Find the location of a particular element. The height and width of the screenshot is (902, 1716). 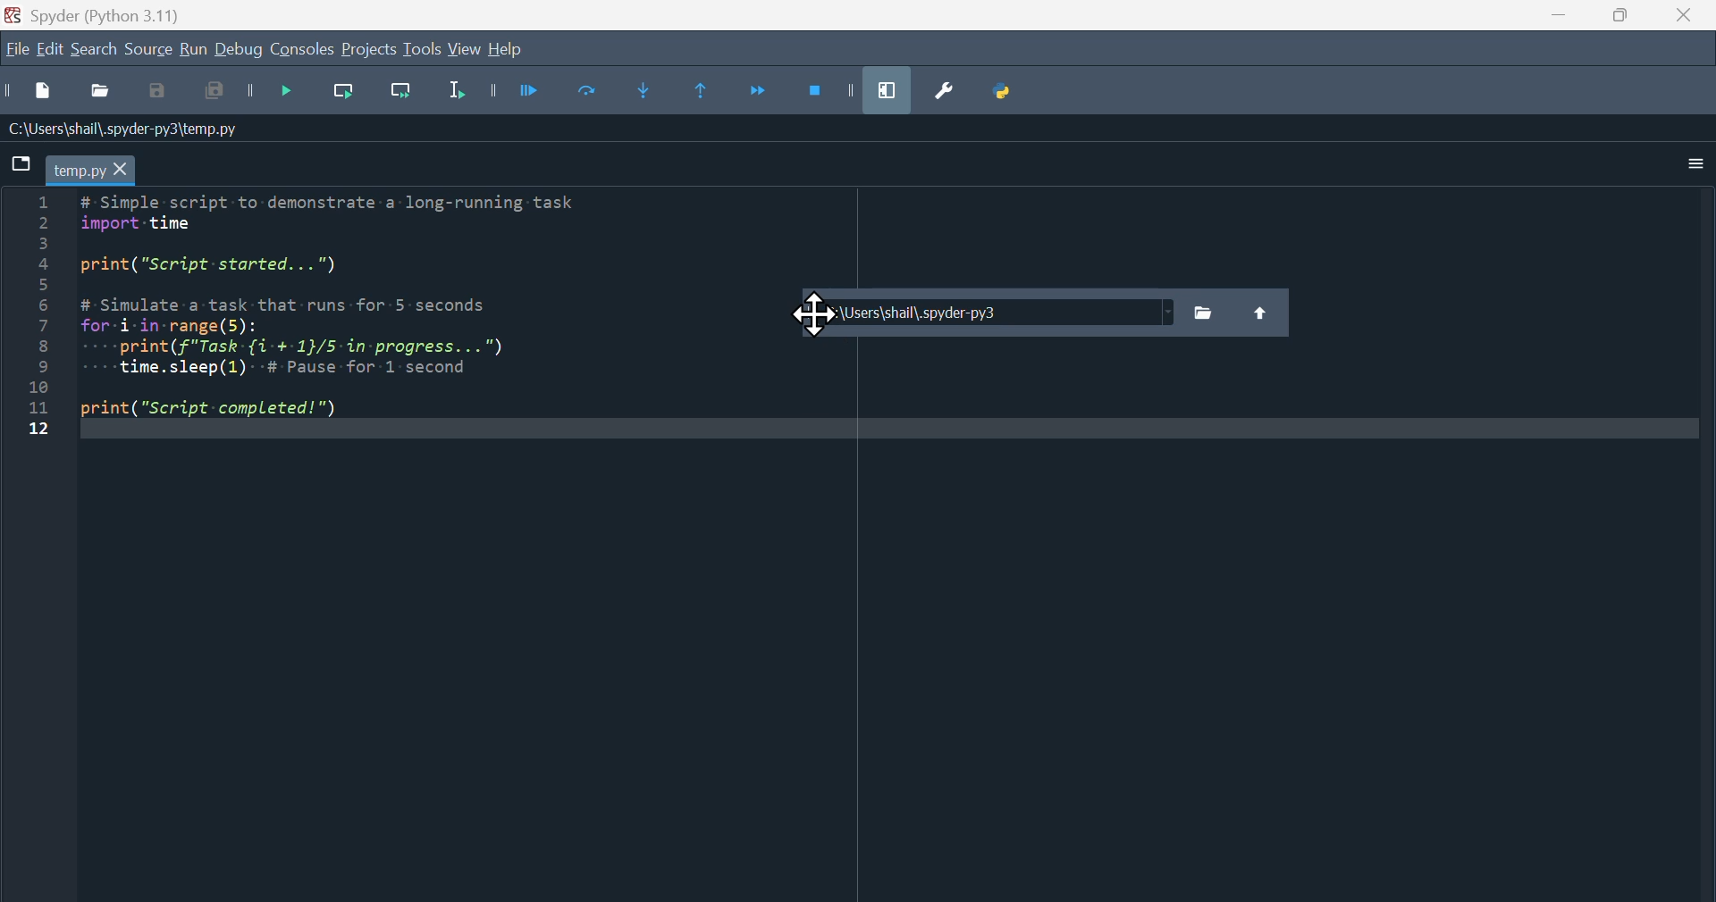

search is located at coordinates (94, 50).